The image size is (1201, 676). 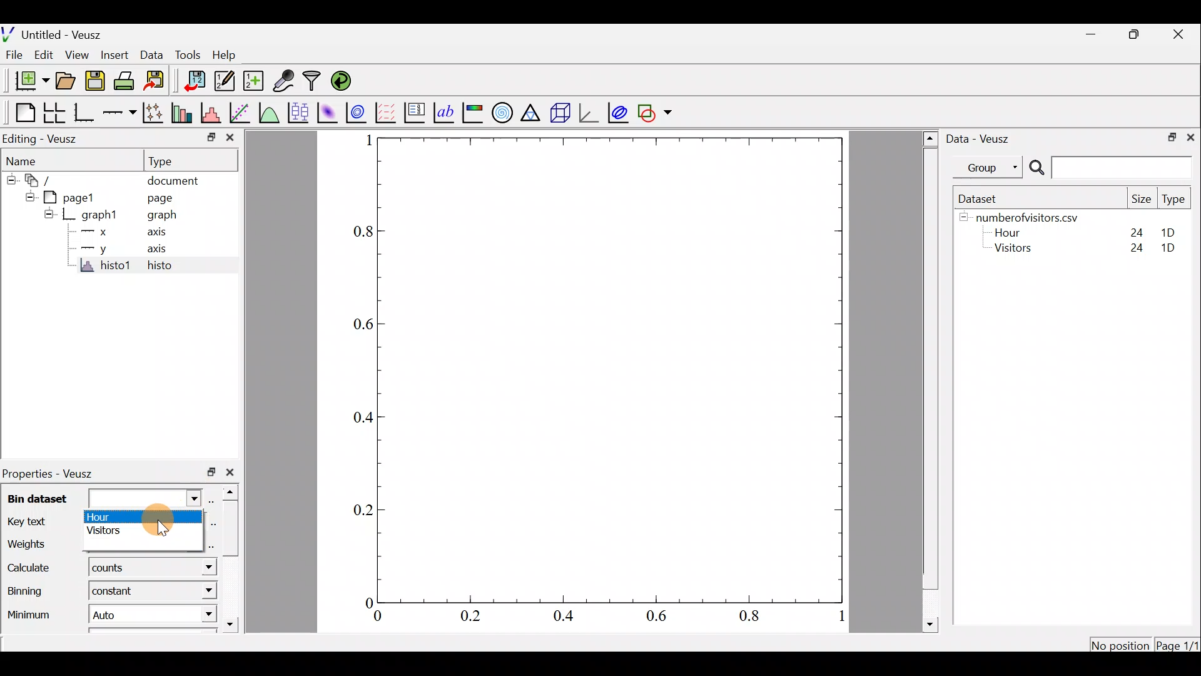 What do you see at coordinates (1130, 230) in the screenshot?
I see `24` at bounding box center [1130, 230].